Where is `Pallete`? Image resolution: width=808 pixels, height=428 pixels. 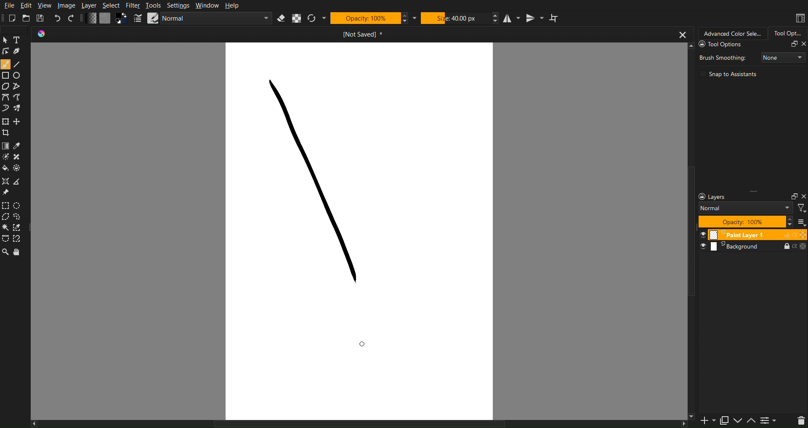 Pallete is located at coordinates (19, 167).